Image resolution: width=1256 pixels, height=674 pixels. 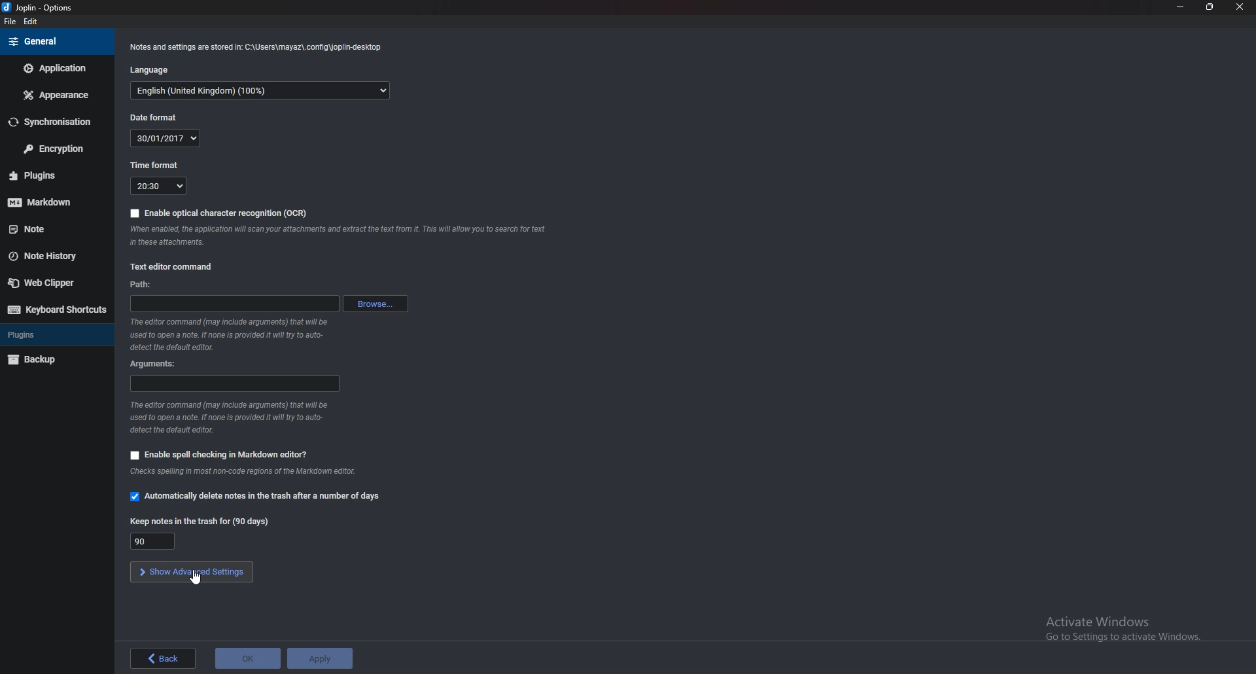 I want to click on Info, so click(x=232, y=416).